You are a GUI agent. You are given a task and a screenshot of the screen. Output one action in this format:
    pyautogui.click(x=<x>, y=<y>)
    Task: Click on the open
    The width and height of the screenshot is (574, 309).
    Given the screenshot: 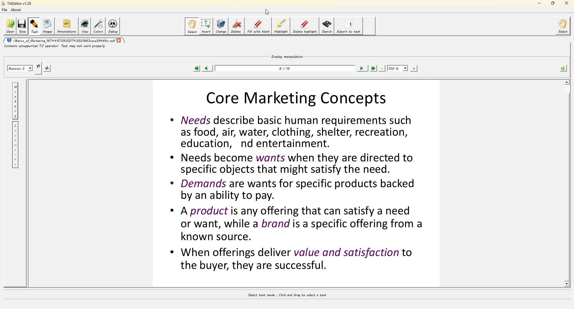 What is the action you would take?
    pyautogui.click(x=9, y=26)
    